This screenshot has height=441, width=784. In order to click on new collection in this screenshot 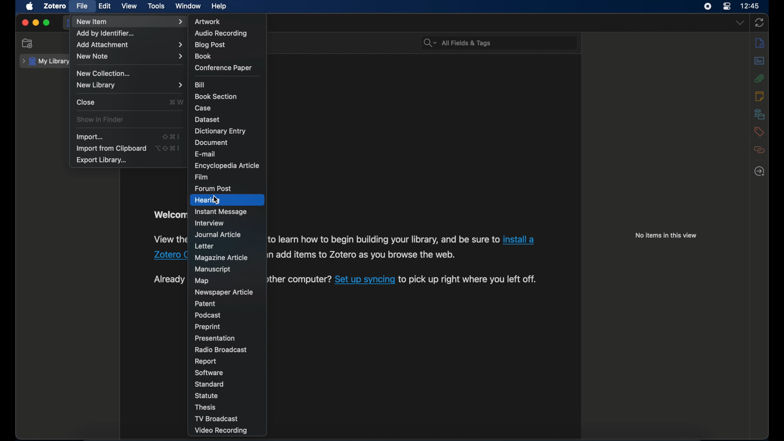, I will do `click(105, 73)`.